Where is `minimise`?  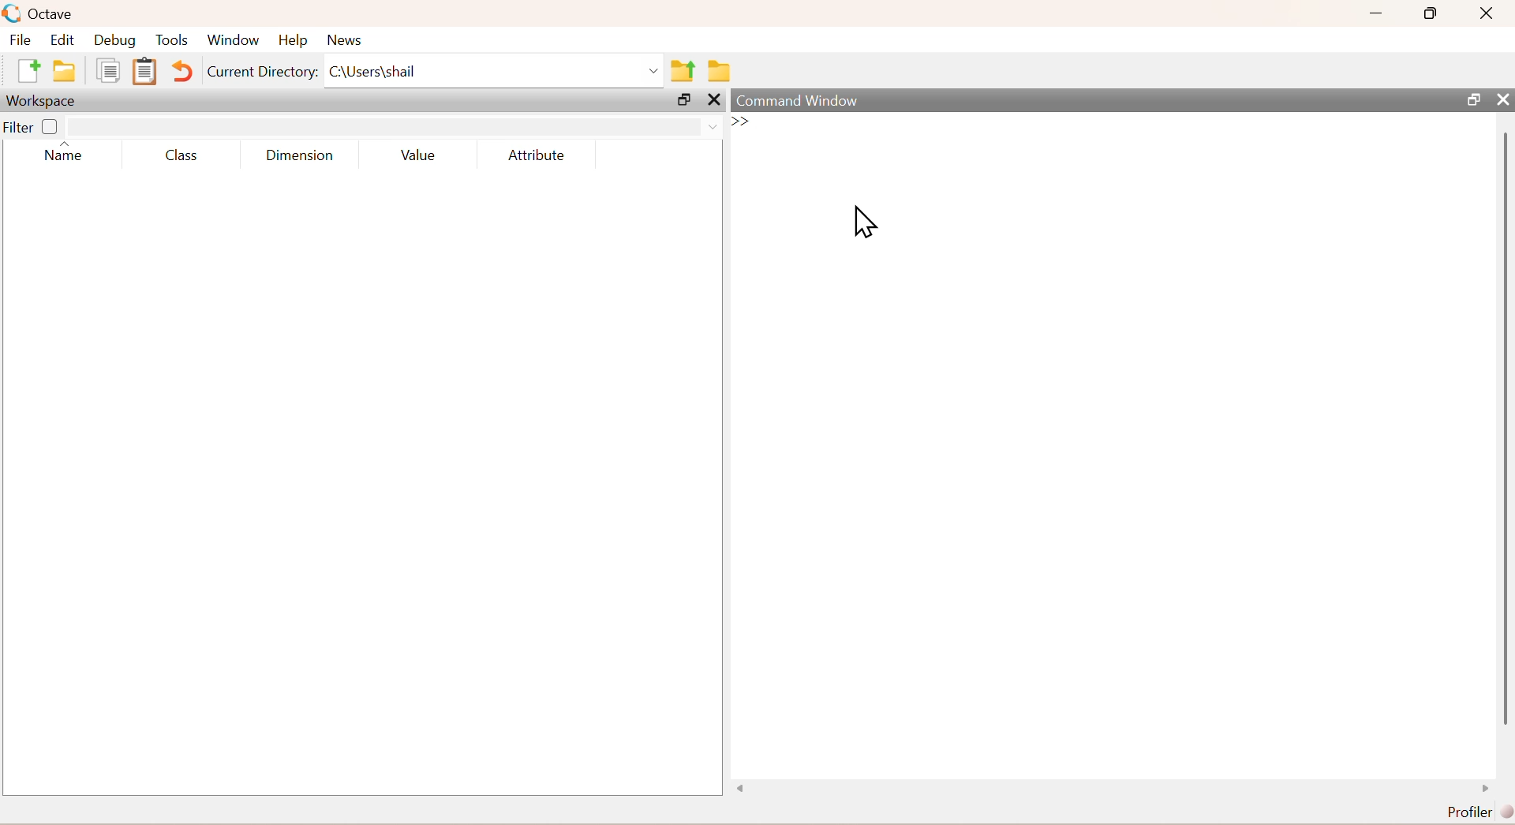 minimise is located at coordinates (1377, 11).